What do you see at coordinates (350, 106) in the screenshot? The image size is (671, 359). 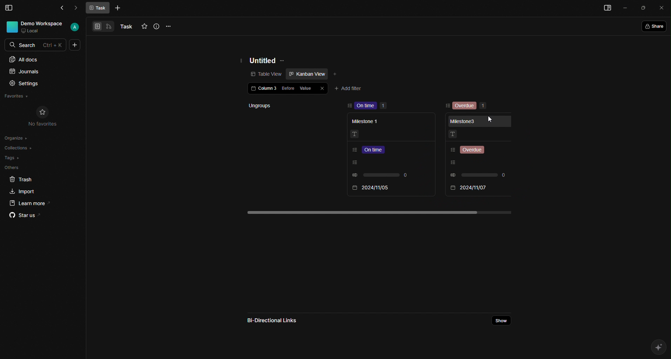 I see `sort` at bounding box center [350, 106].